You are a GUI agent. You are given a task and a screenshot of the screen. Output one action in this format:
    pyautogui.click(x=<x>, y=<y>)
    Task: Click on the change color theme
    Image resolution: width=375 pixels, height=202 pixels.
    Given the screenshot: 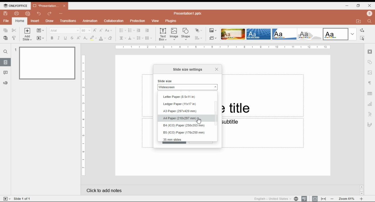 What is the action you would take?
    pyautogui.click(x=213, y=30)
    